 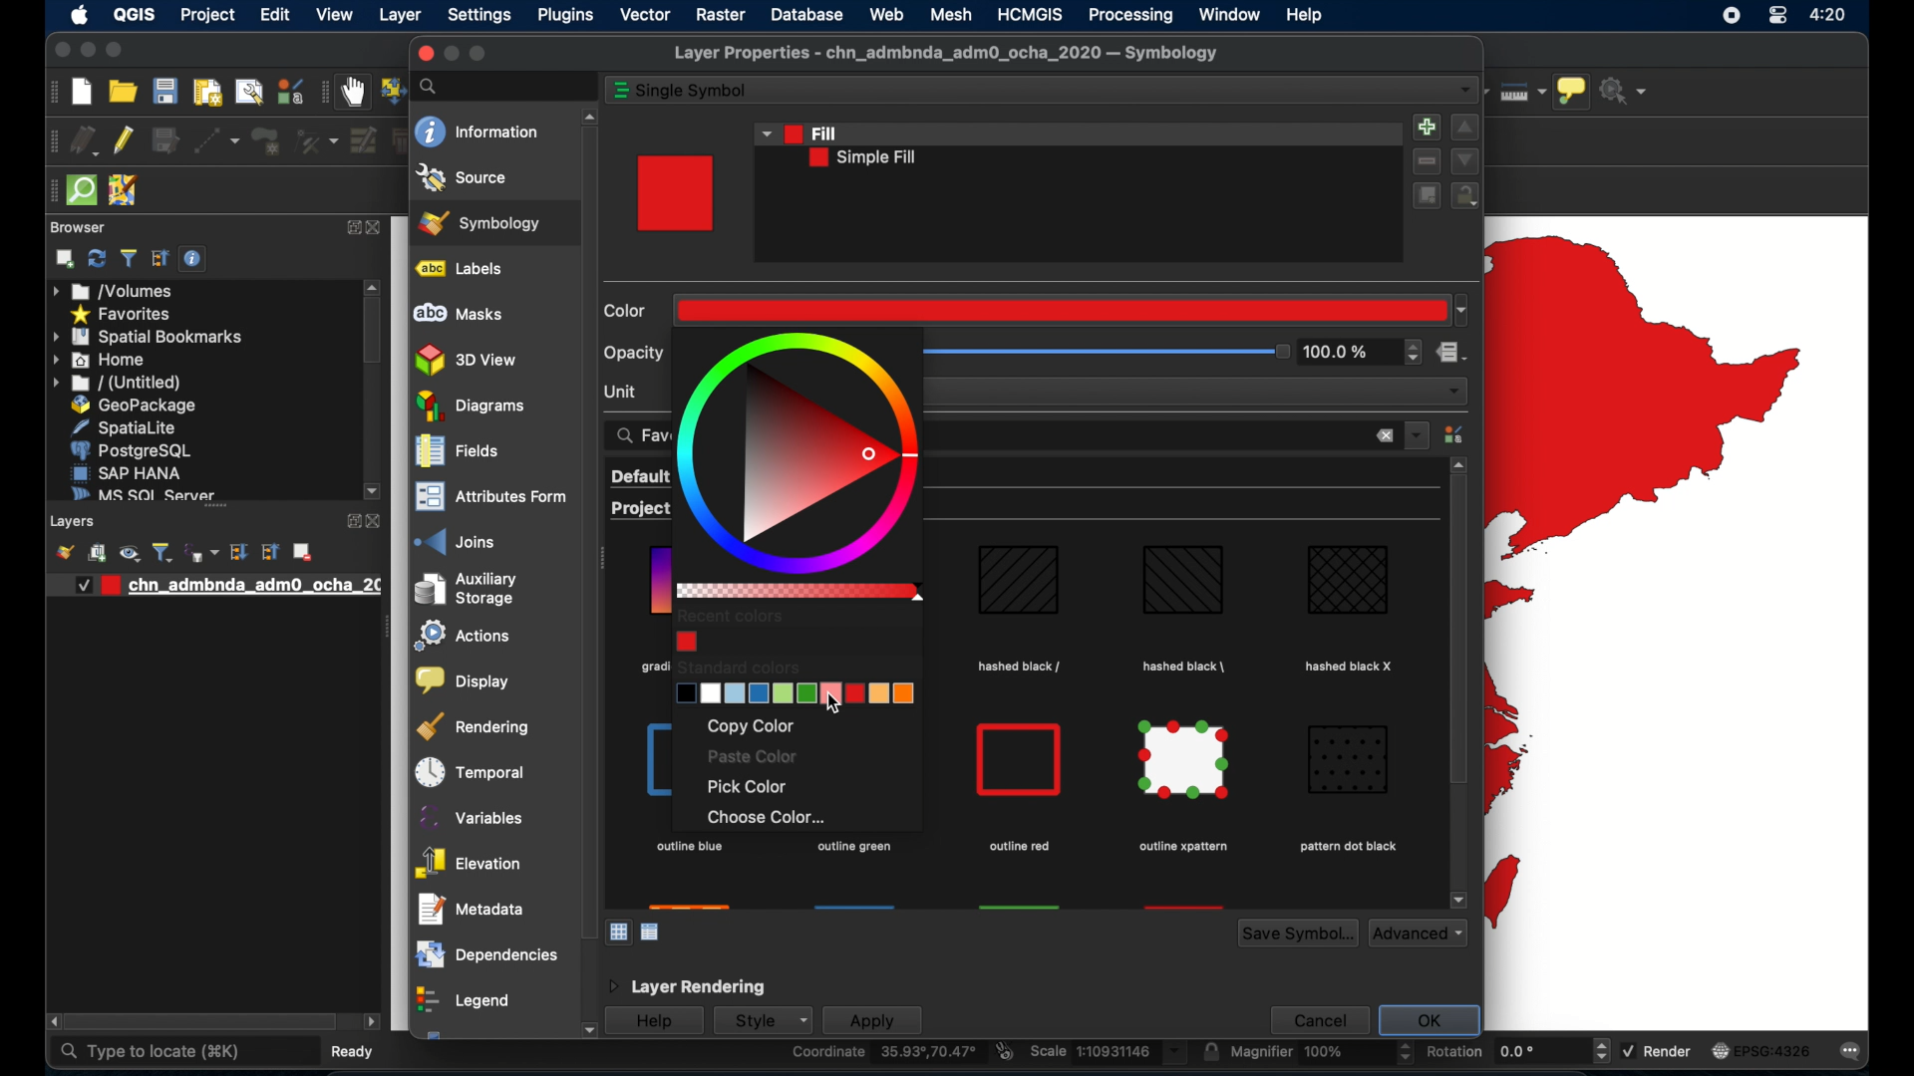 I want to click on geopackage, so click(x=134, y=405).